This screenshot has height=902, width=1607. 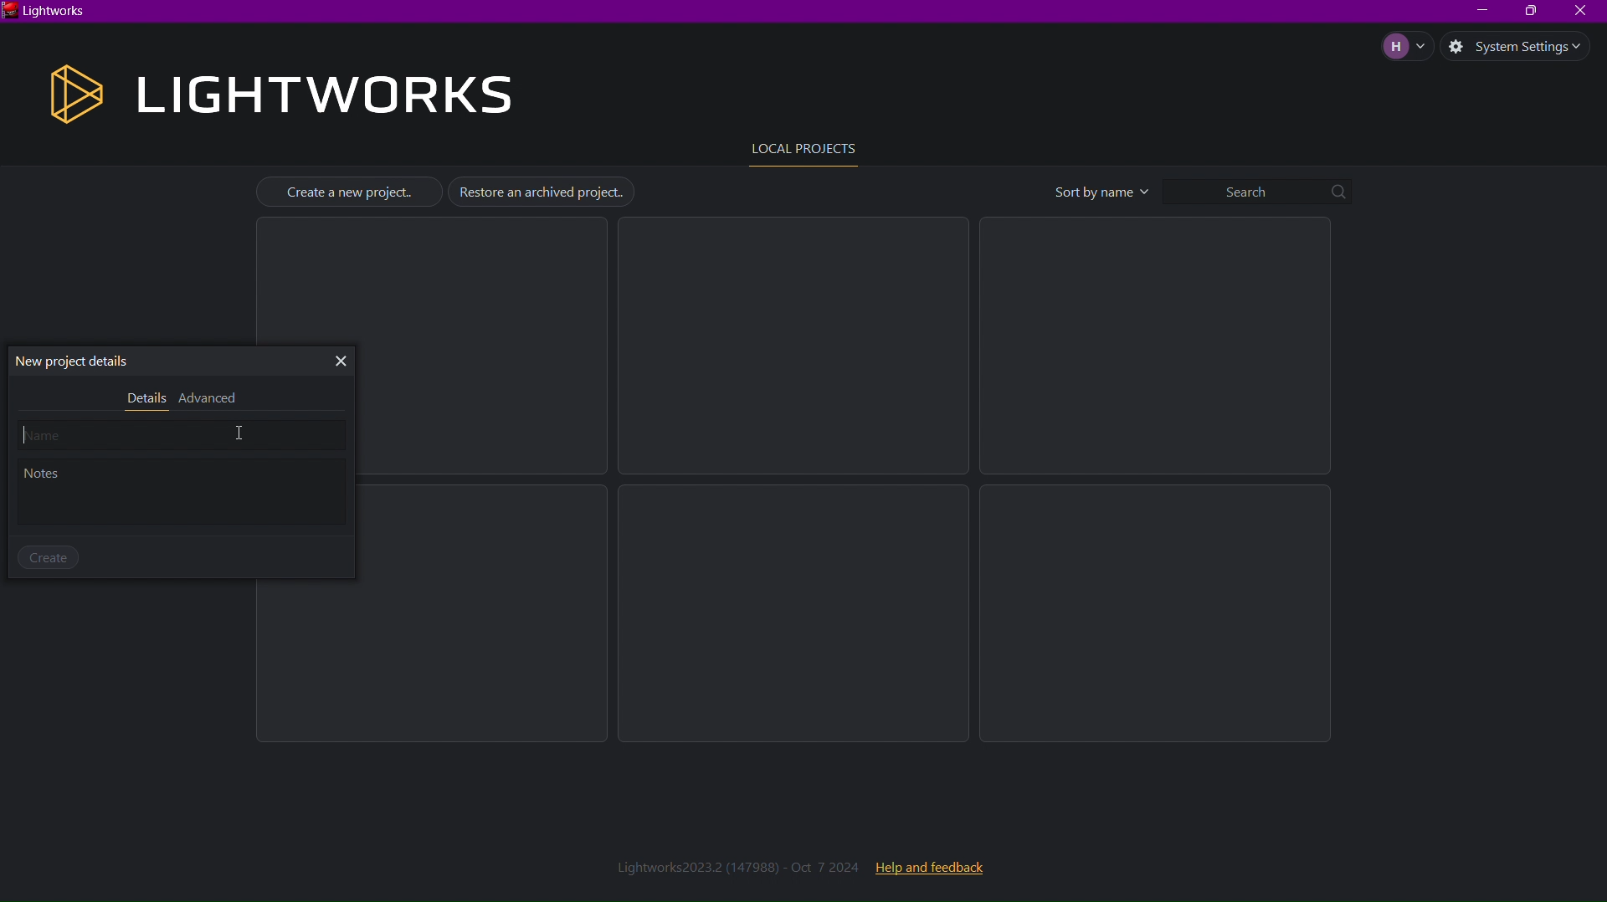 What do you see at coordinates (1260, 190) in the screenshot?
I see `Search bar` at bounding box center [1260, 190].